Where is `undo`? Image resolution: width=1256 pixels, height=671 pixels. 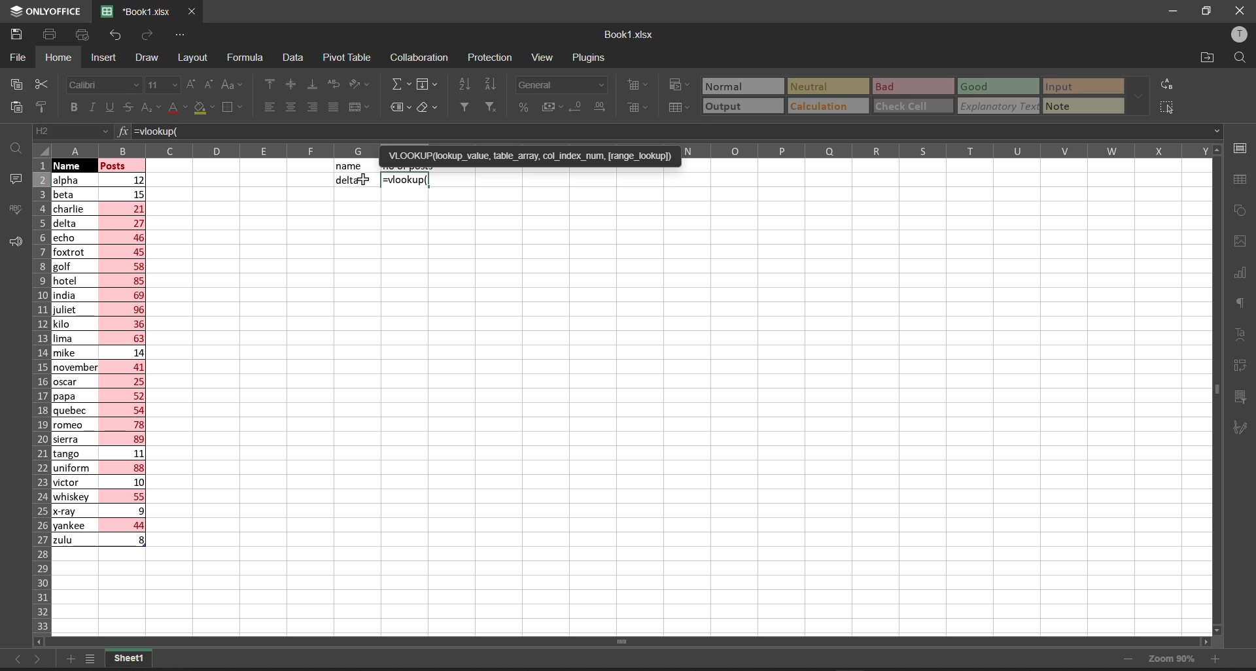
undo is located at coordinates (114, 37).